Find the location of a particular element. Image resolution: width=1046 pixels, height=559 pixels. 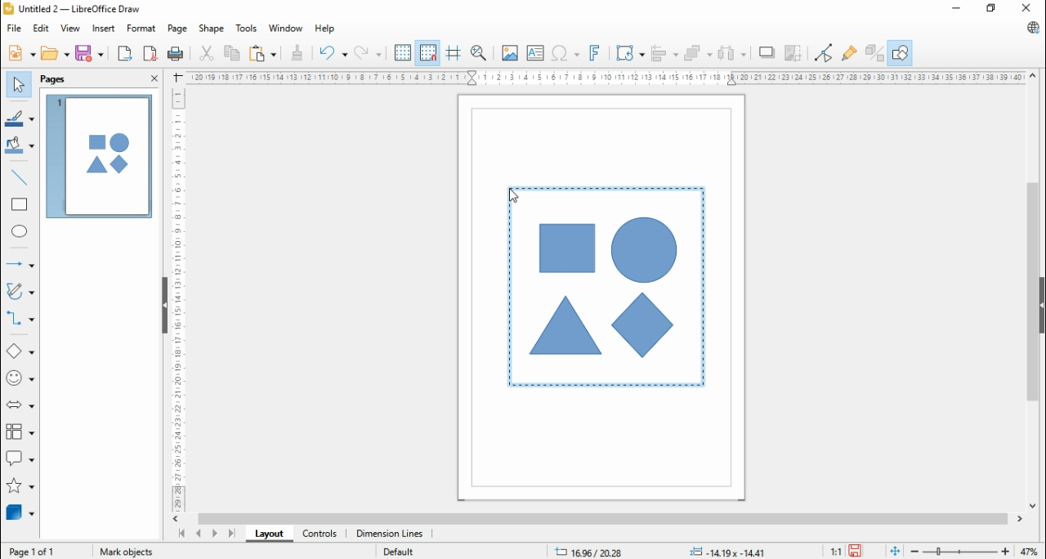

pages is located at coordinates (55, 79).